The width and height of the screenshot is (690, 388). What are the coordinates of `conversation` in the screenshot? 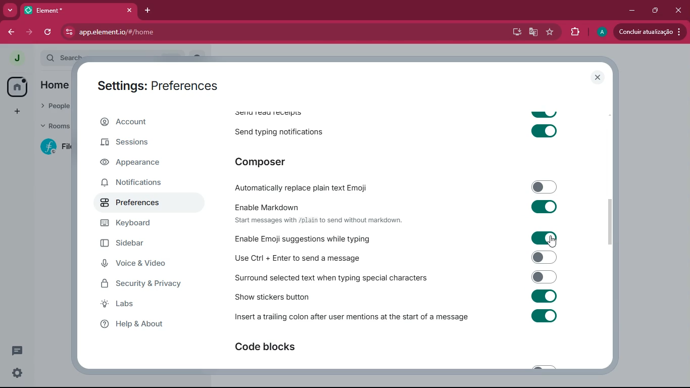 It's located at (19, 350).